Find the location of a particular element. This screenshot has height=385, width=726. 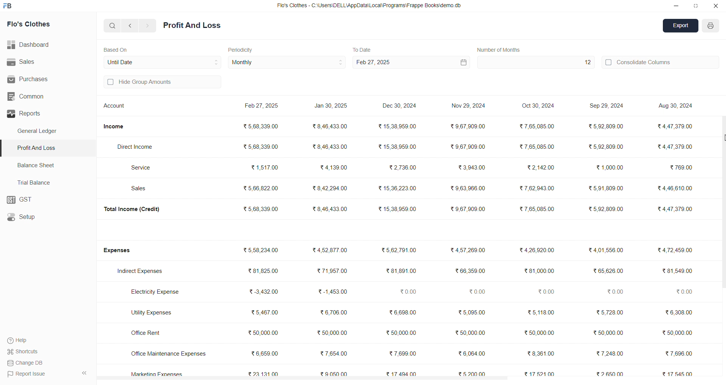

₹7,248.00 is located at coordinates (610, 353).